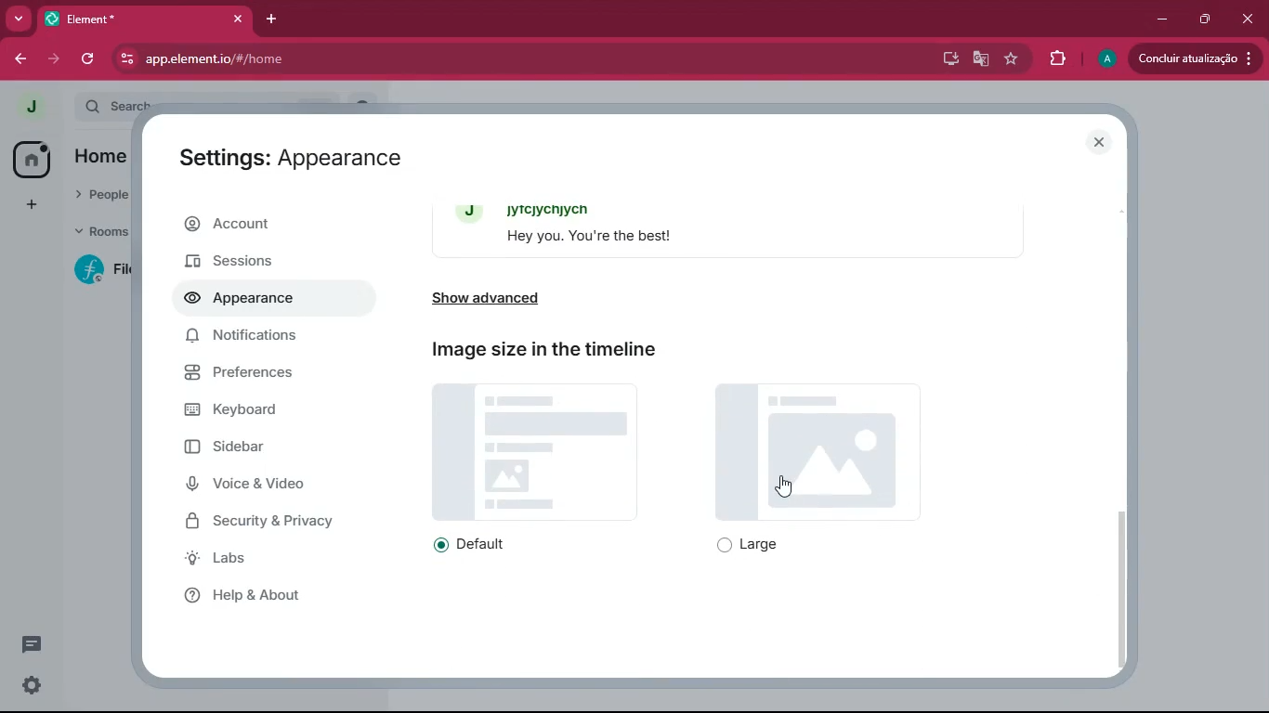  Describe the element at coordinates (252, 339) in the screenshot. I see `notifications` at that location.